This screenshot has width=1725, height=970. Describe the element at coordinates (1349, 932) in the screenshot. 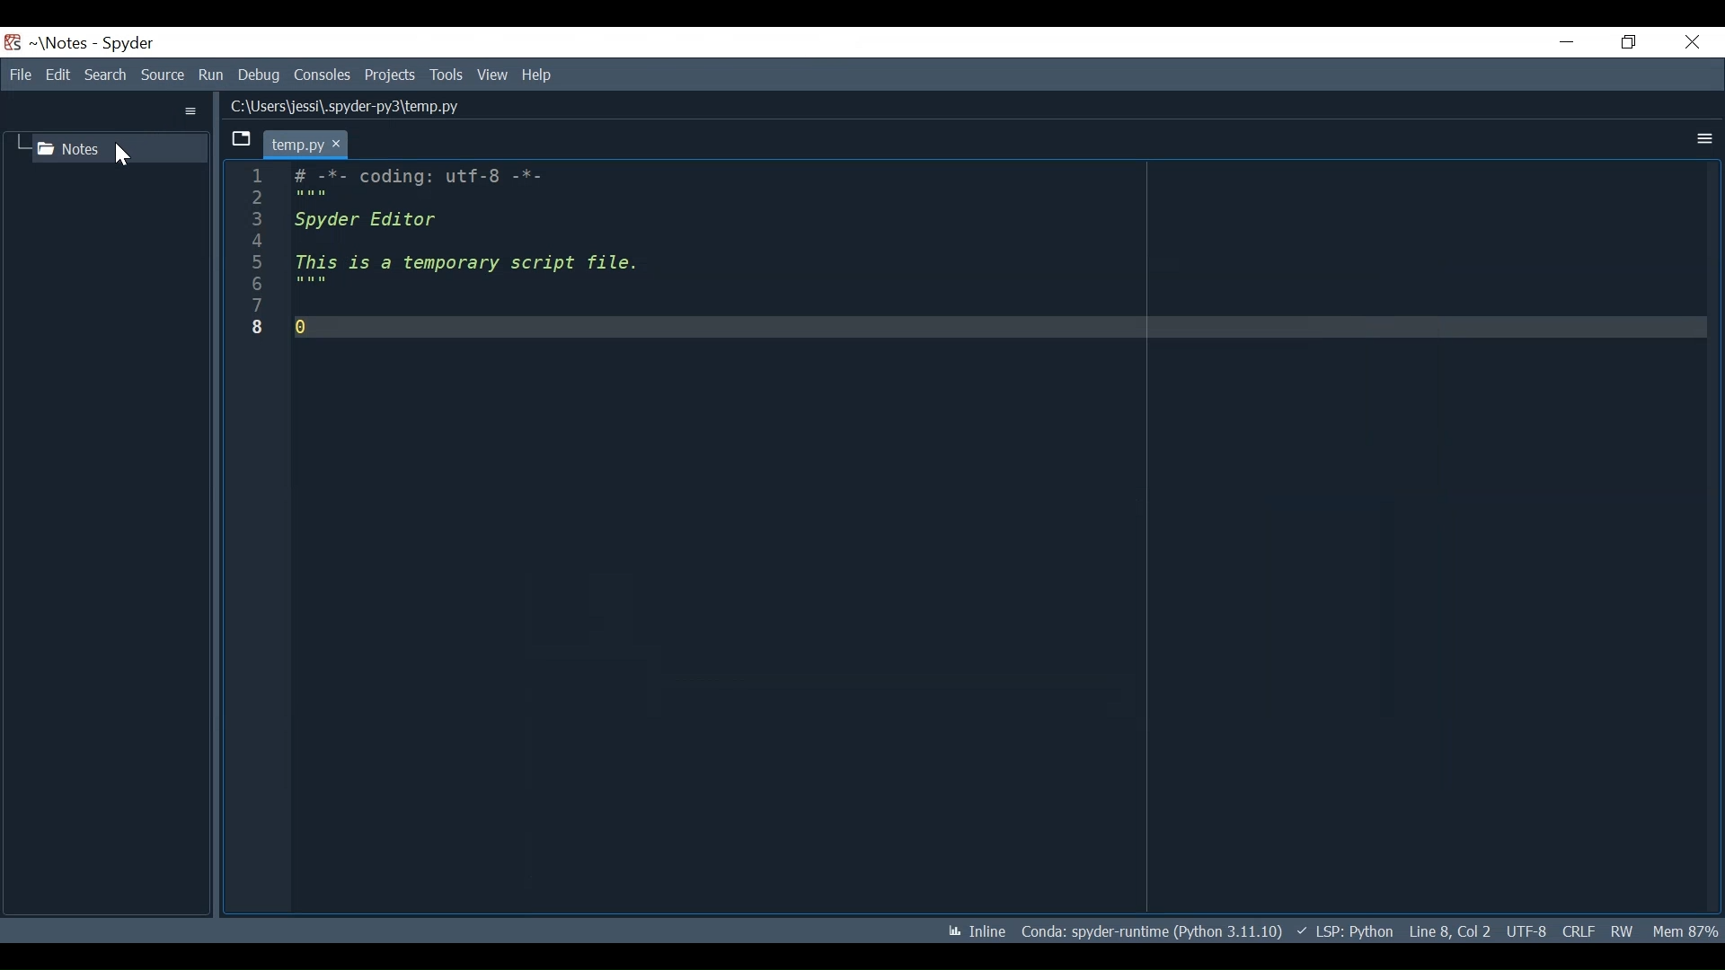

I see `language` at that location.